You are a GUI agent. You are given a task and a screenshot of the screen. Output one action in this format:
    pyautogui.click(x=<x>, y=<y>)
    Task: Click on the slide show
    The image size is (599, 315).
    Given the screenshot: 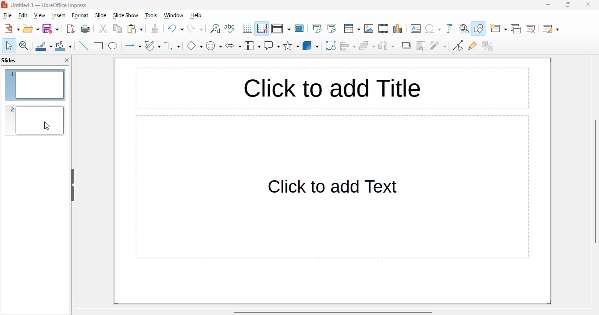 What is the action you would take?
    pyautogui.click(x=125, y=16)
    